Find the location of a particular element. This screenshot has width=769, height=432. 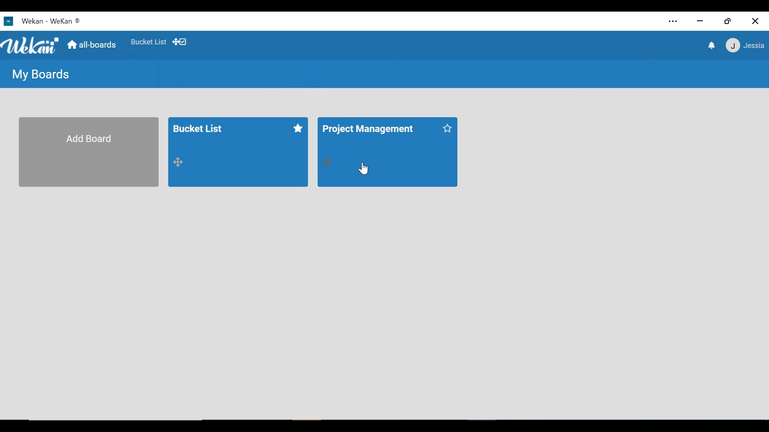

My Boards is located at coordinates (37, 74).